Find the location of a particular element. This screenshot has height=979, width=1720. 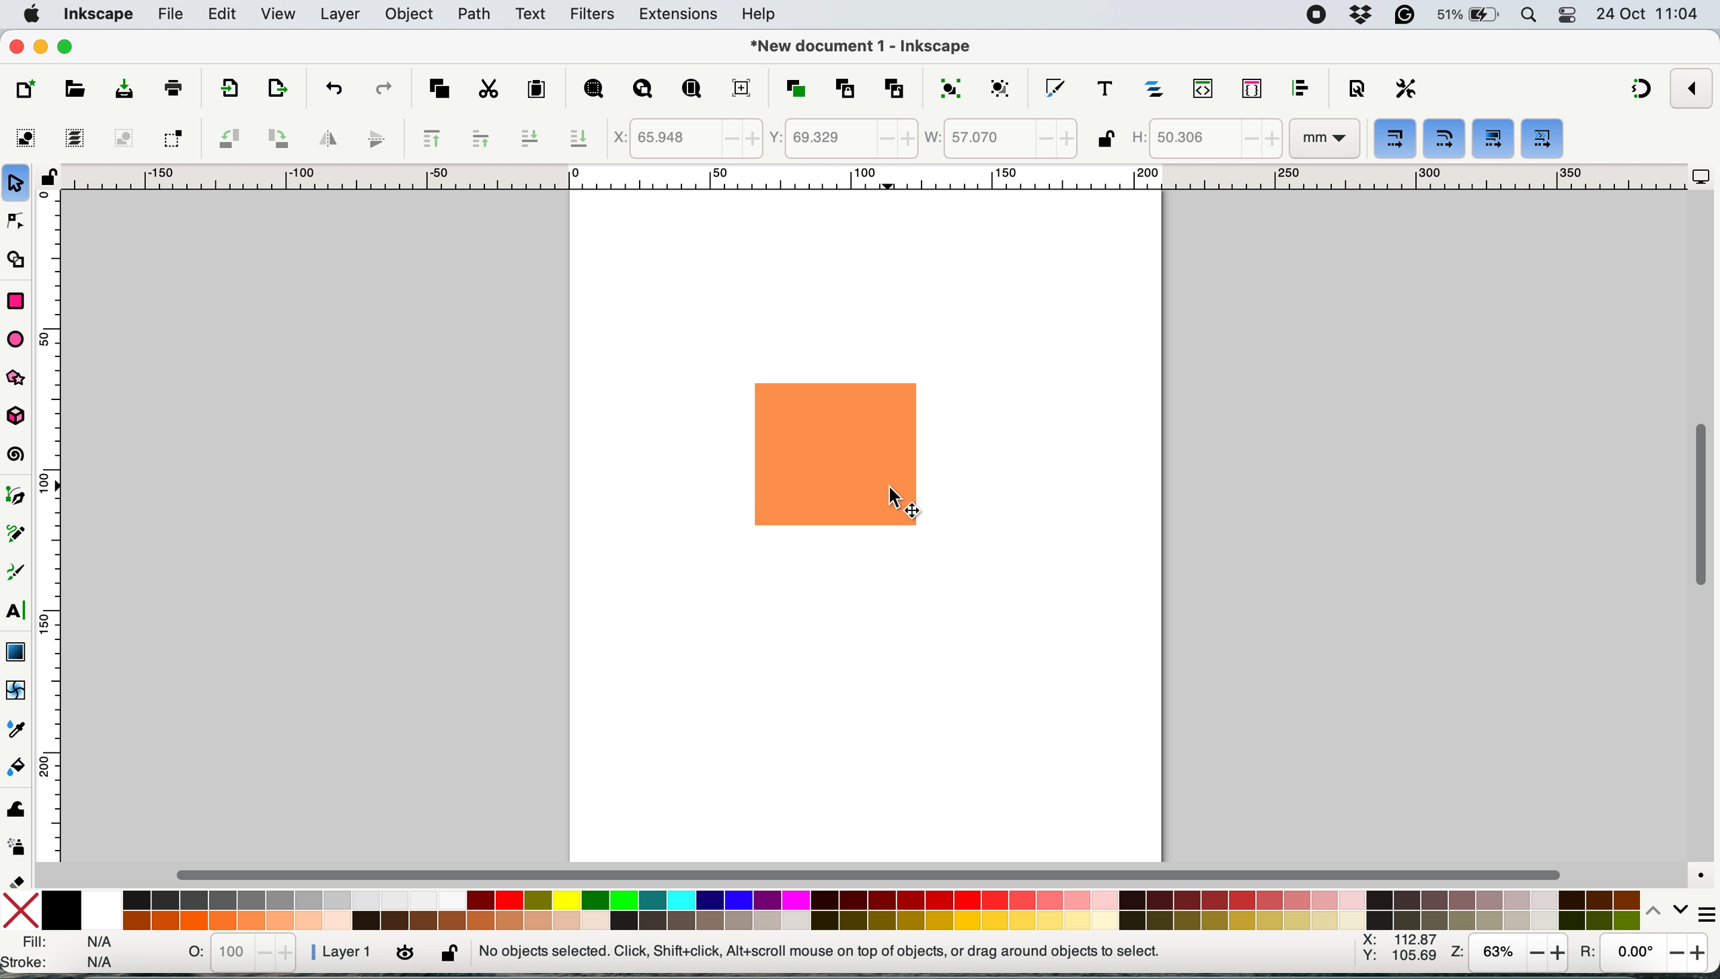

create clone is located at coordinates (842, 88).